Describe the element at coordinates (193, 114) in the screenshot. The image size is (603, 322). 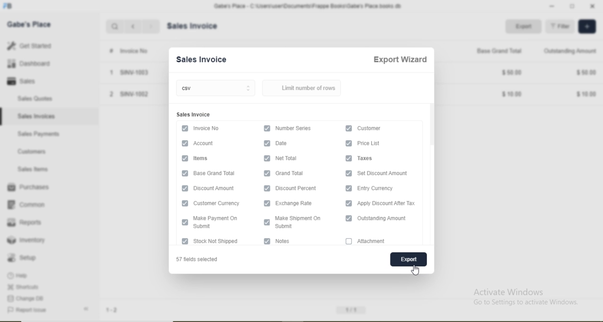
I see `Sales Invoice` at that location.